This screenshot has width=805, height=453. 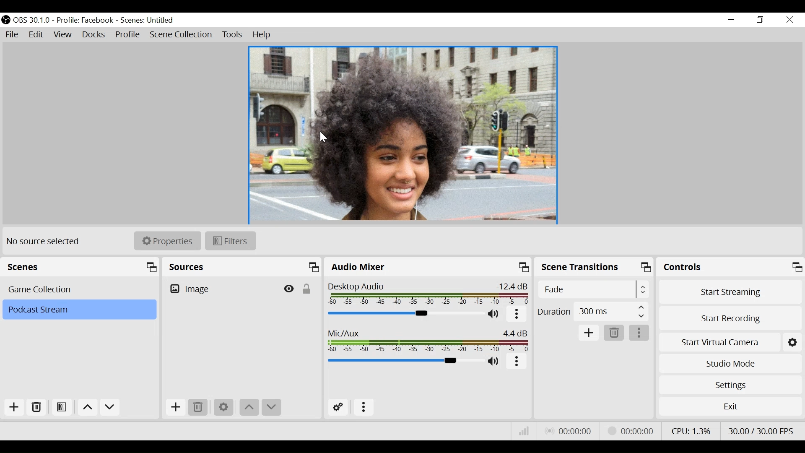 I want to click on No source selected, so click(x=44, y=241).